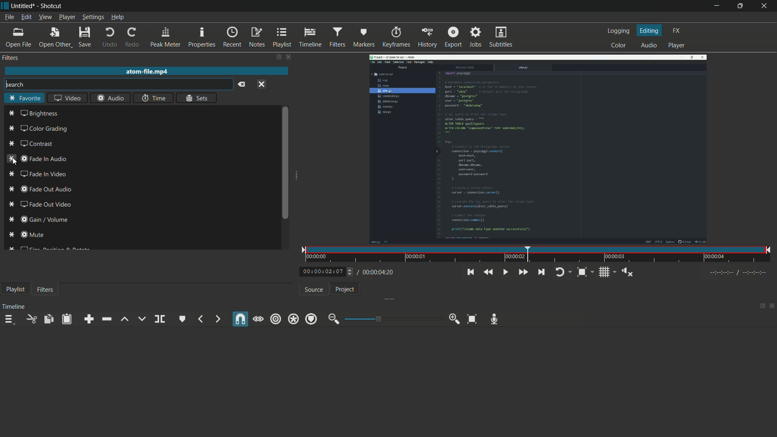  I want to click on cut, so click(31, 319).